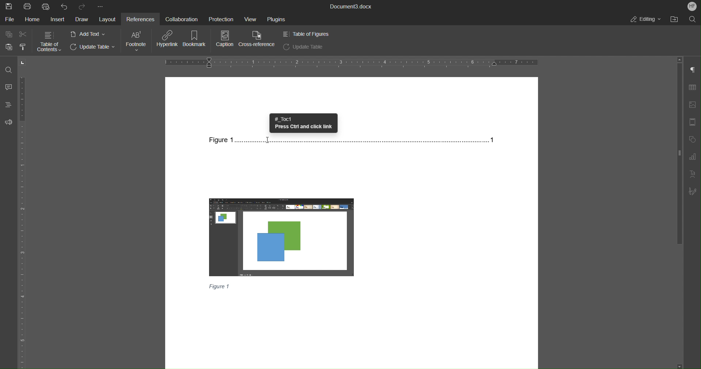 This screenshot has width=701, height=369. What do you see at coordinates (351, 62) in the screenshot?
I see `Horizontal Ruler` at bounding box center [351, 62].